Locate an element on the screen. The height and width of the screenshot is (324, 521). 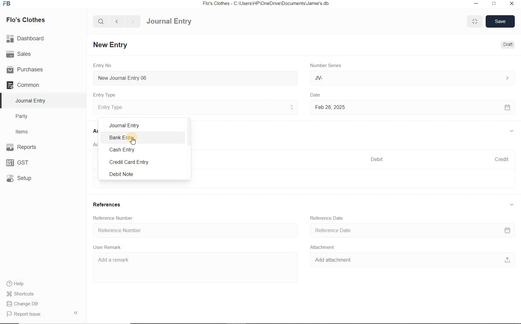
References is located at coordinates (109, 205).